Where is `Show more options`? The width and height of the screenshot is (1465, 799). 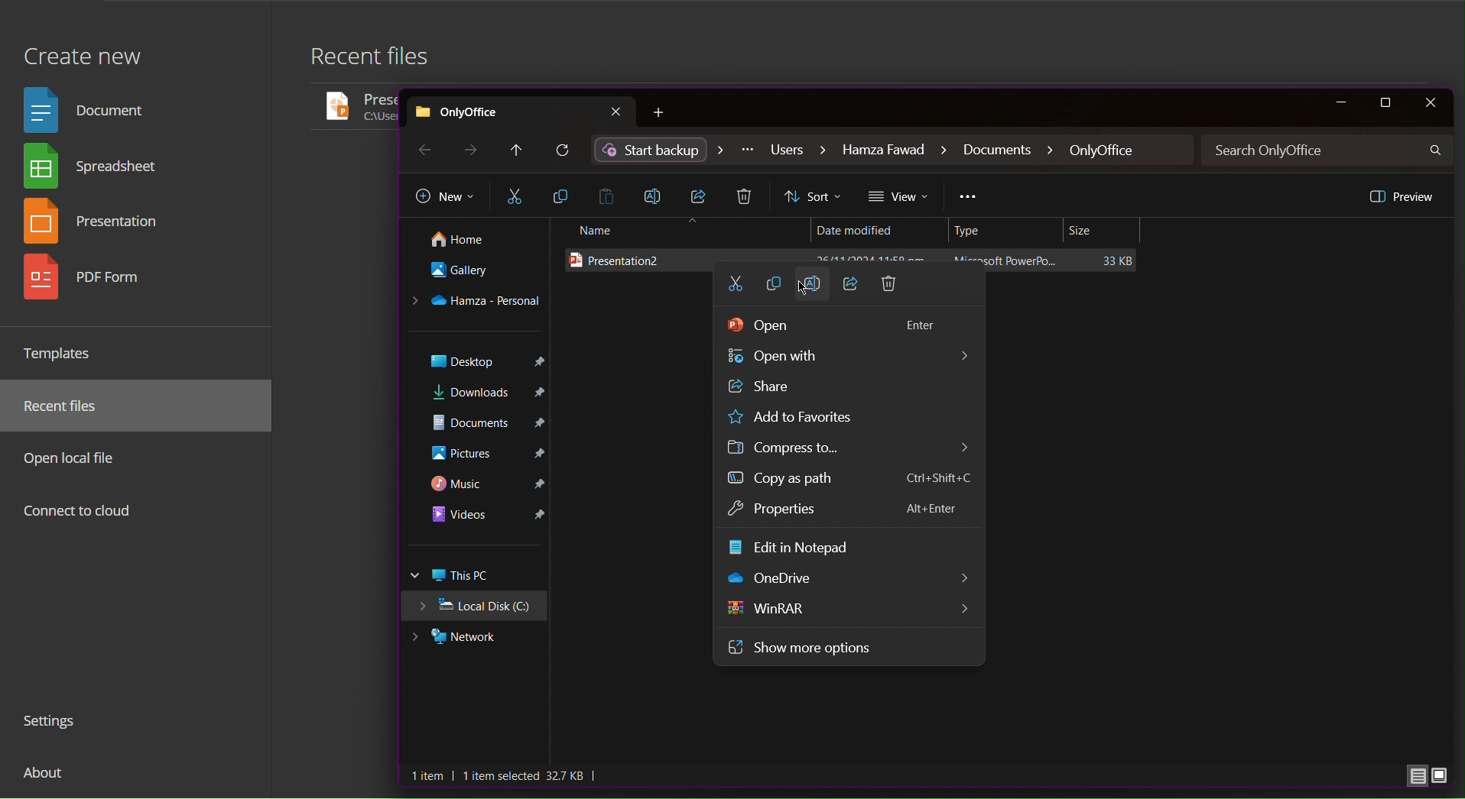
Show more options is located at coordinates (802, 645).